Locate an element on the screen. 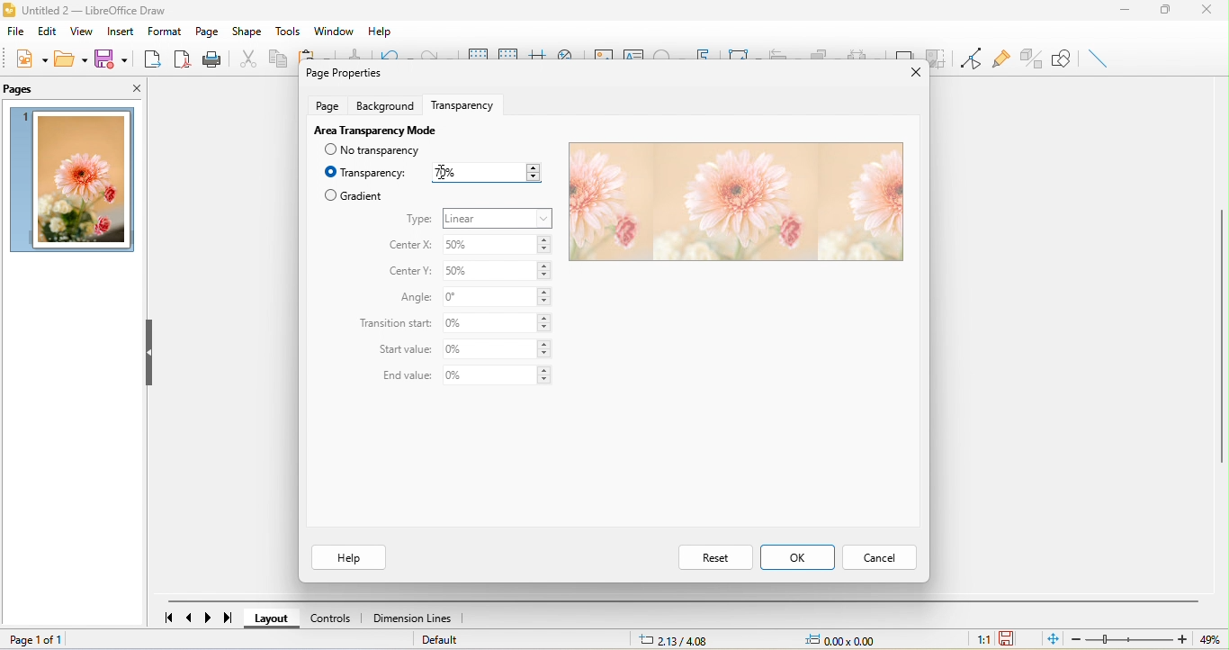  0% is located at coordinates (498, 297).